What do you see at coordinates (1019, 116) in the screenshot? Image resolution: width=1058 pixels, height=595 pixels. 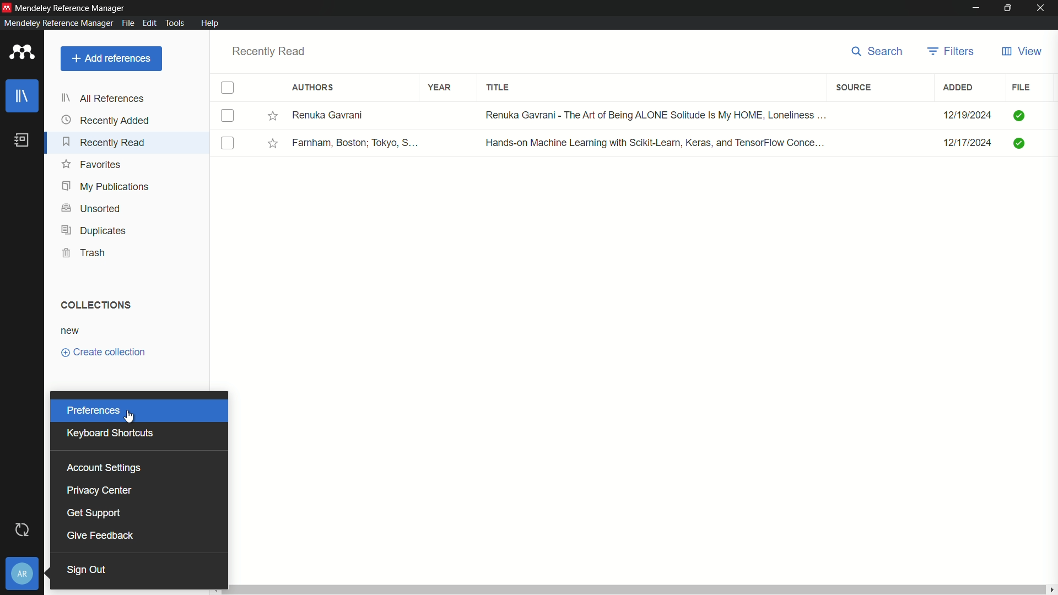 I see `Checked` at bounding box center [1019, 116].